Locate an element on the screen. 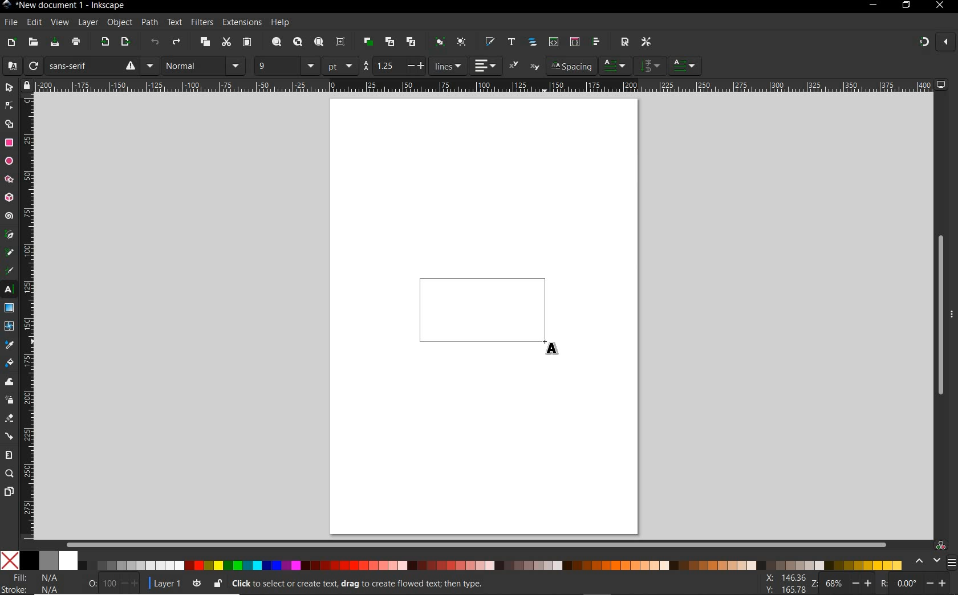 Image resolution: width=958 pixels, height=595 pixels. - is located at coordinates (409, 66).